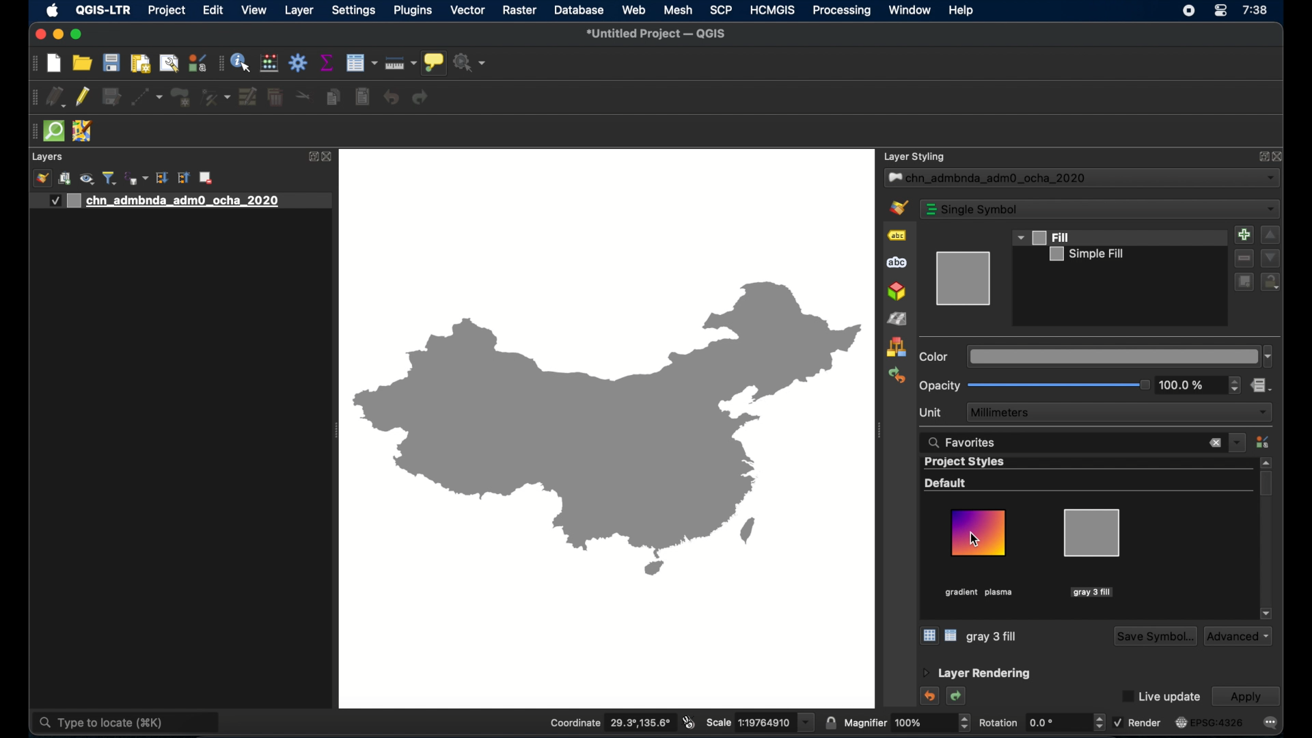 Image resolution: width=1312 pixels, height=738 pixels. I want to click on show statistical summary, so click(329, 62).